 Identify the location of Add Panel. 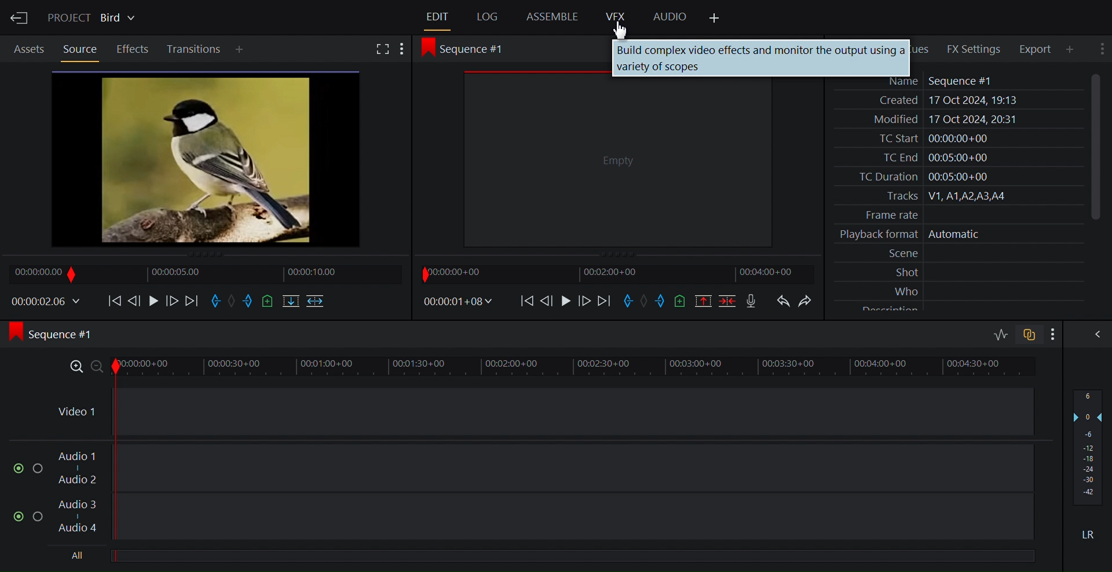
(715, 19).